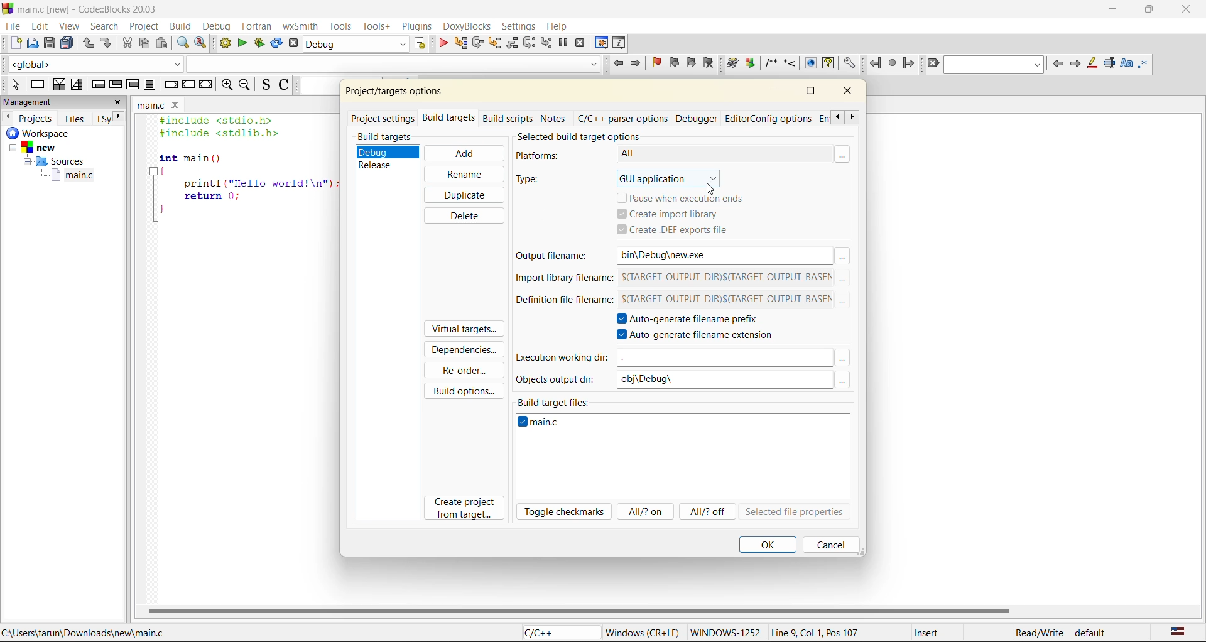 This screenshot has height=642, width=1206. Describe the element at coordinates (892, 63) in the screenshot. I see `last jump` at that location.